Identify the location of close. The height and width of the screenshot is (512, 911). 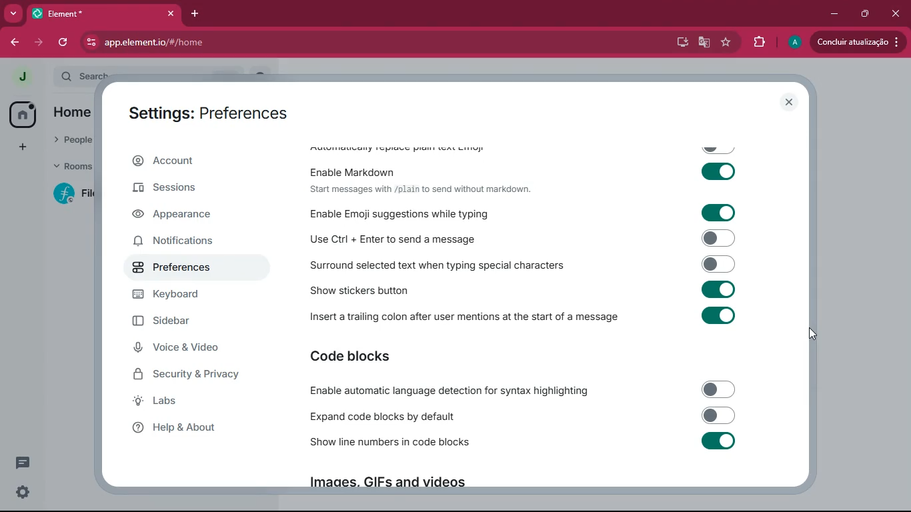
(897, 13).